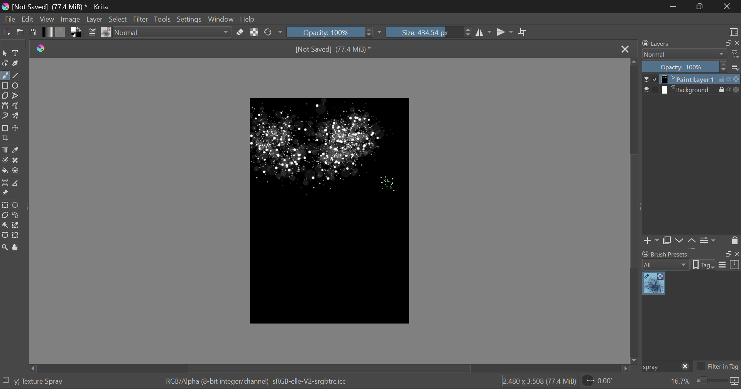  Describe the element at coordinates (660, 367) in the screenshot. I see `Brush Preset Search: "spray"` at that location.